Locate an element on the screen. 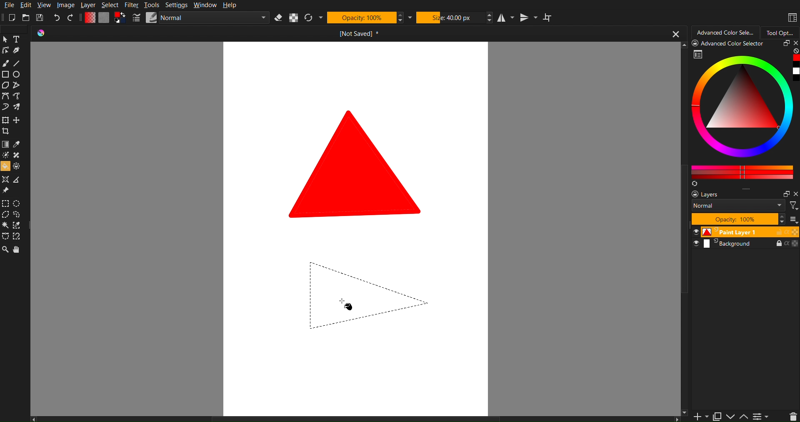 This screenshot has height=422, width=800. Opacity is located at coordinates (362, 18).